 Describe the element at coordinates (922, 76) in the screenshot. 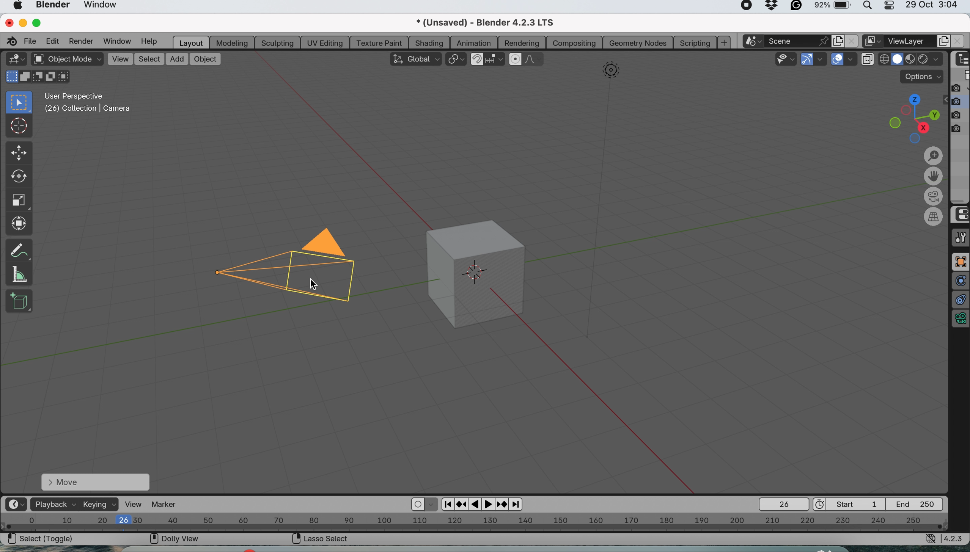

I see `options` at that location.